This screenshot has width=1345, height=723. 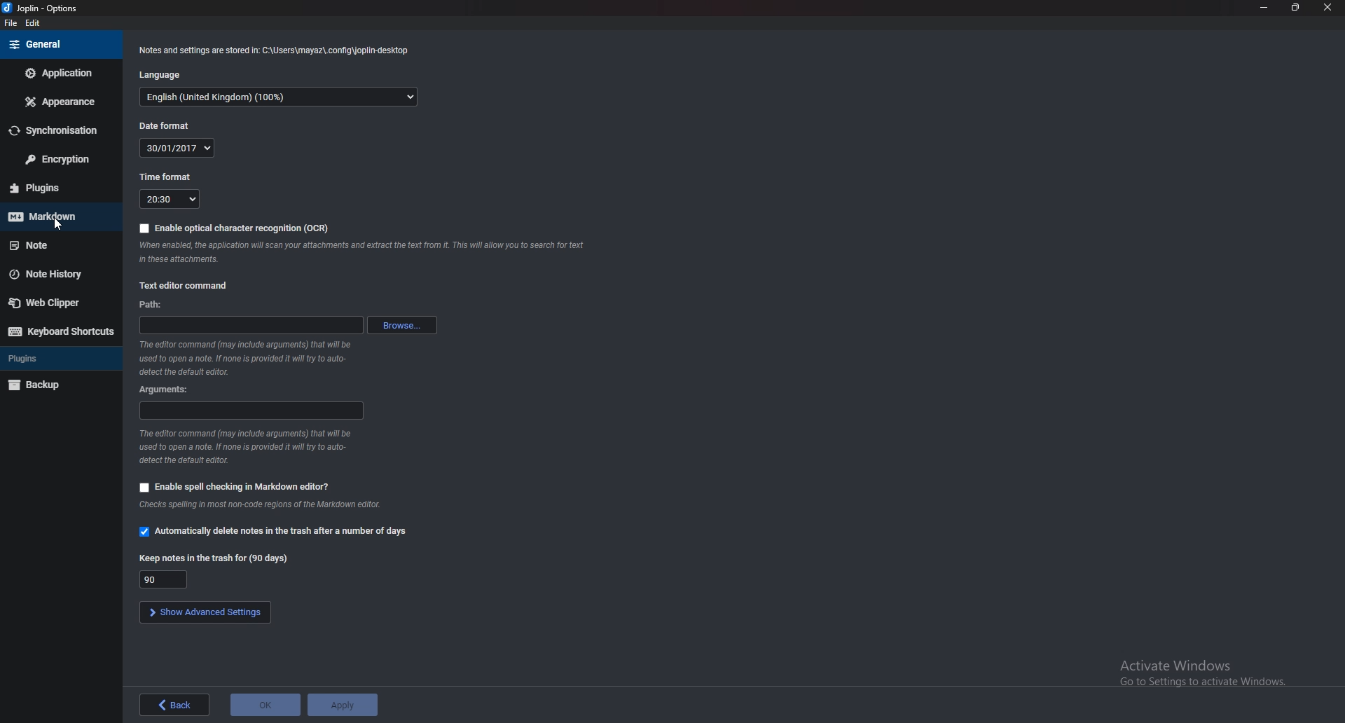 I want to click on close, so click(x=1327, y=8).